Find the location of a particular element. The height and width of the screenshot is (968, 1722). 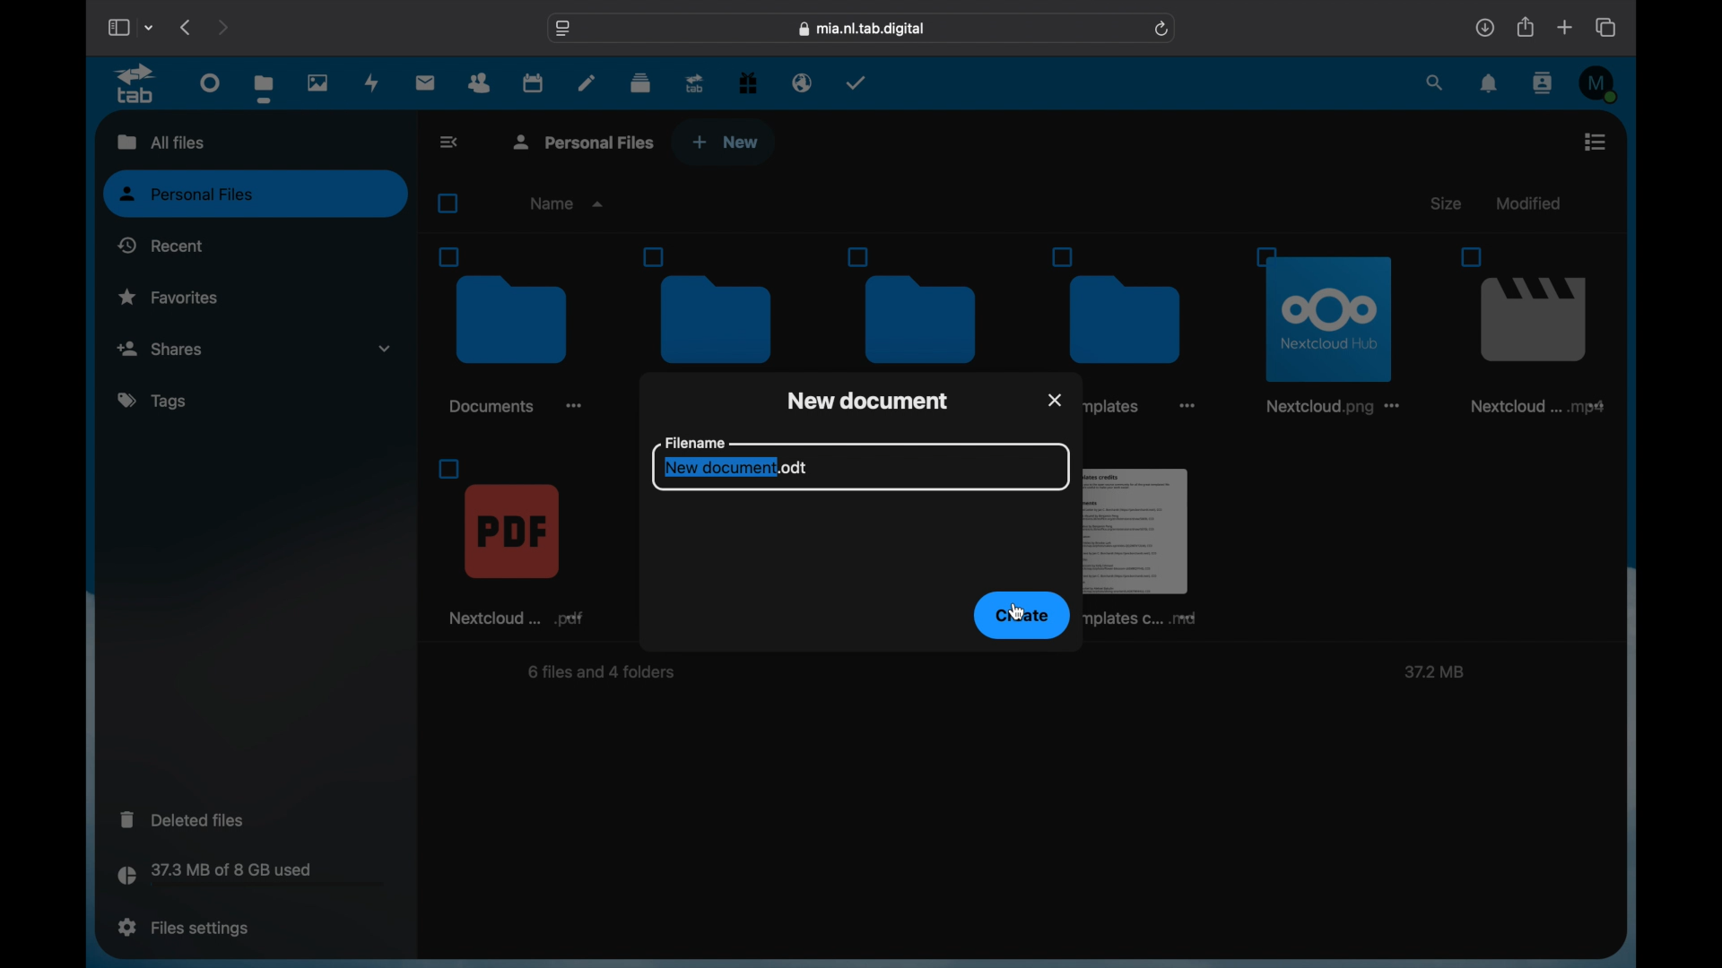

new tab is located at coordinates (1565, 27).